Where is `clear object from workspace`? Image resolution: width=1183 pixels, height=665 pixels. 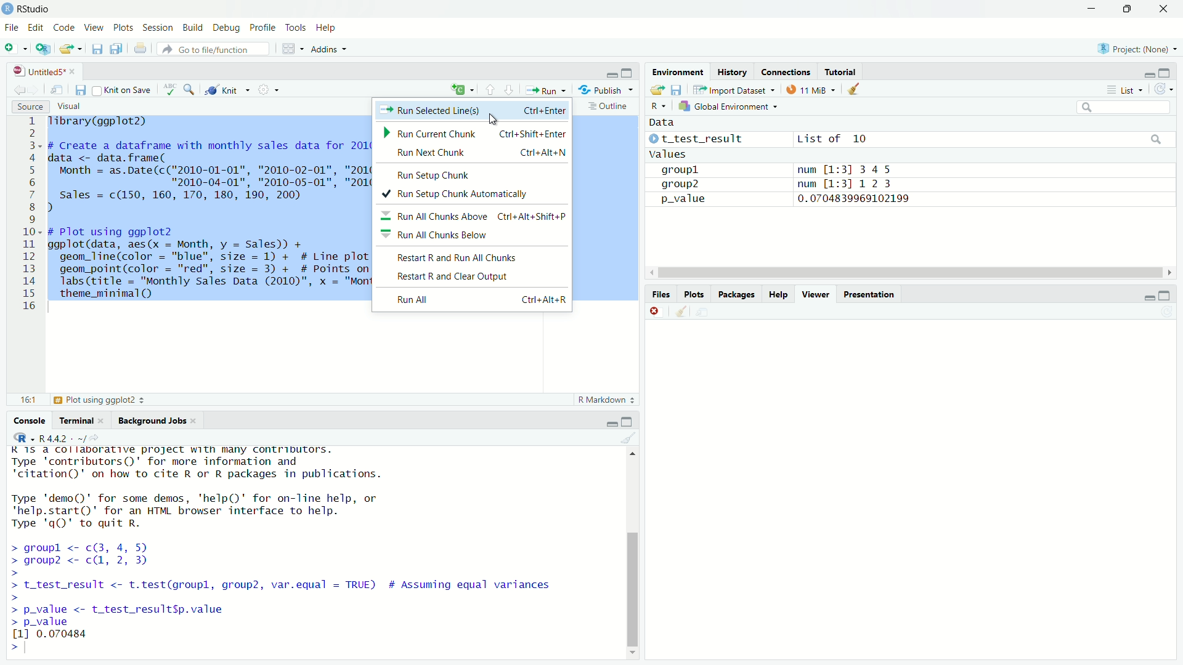
clear object from workspace is located at coordinates (856, 88).